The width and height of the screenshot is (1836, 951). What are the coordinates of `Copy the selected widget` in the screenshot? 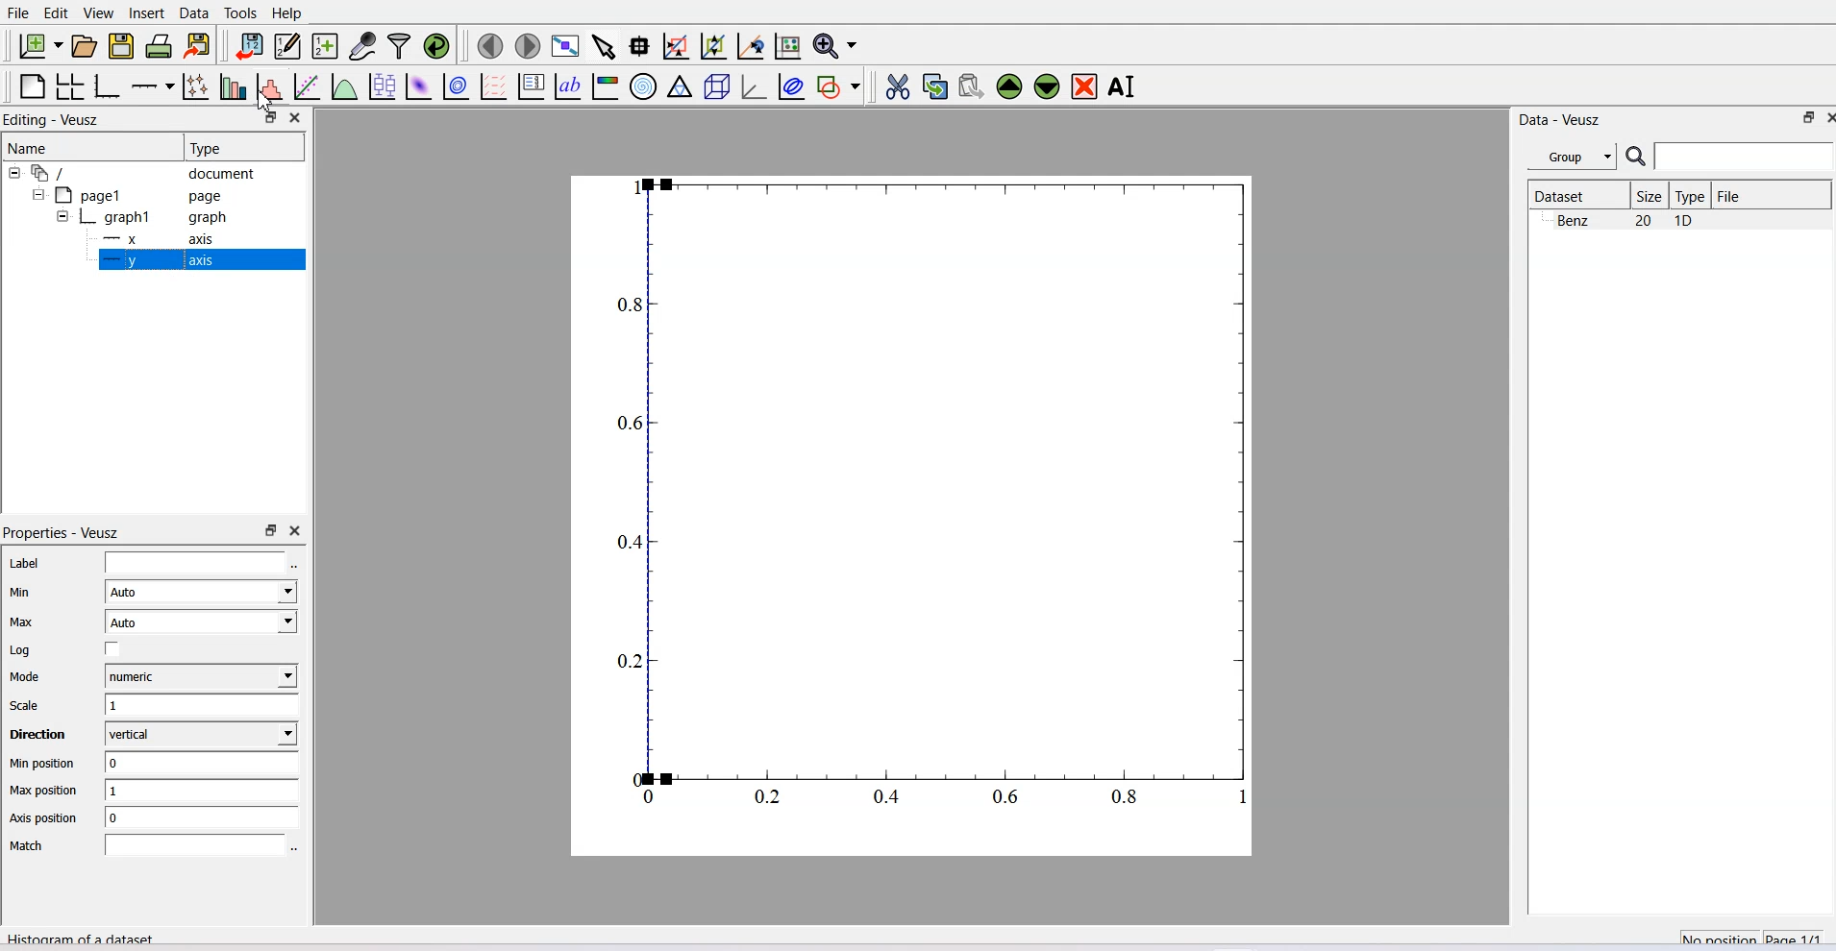 It's located at (935, 86).